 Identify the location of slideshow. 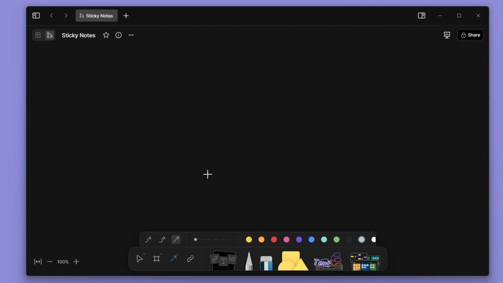
(446, 35).